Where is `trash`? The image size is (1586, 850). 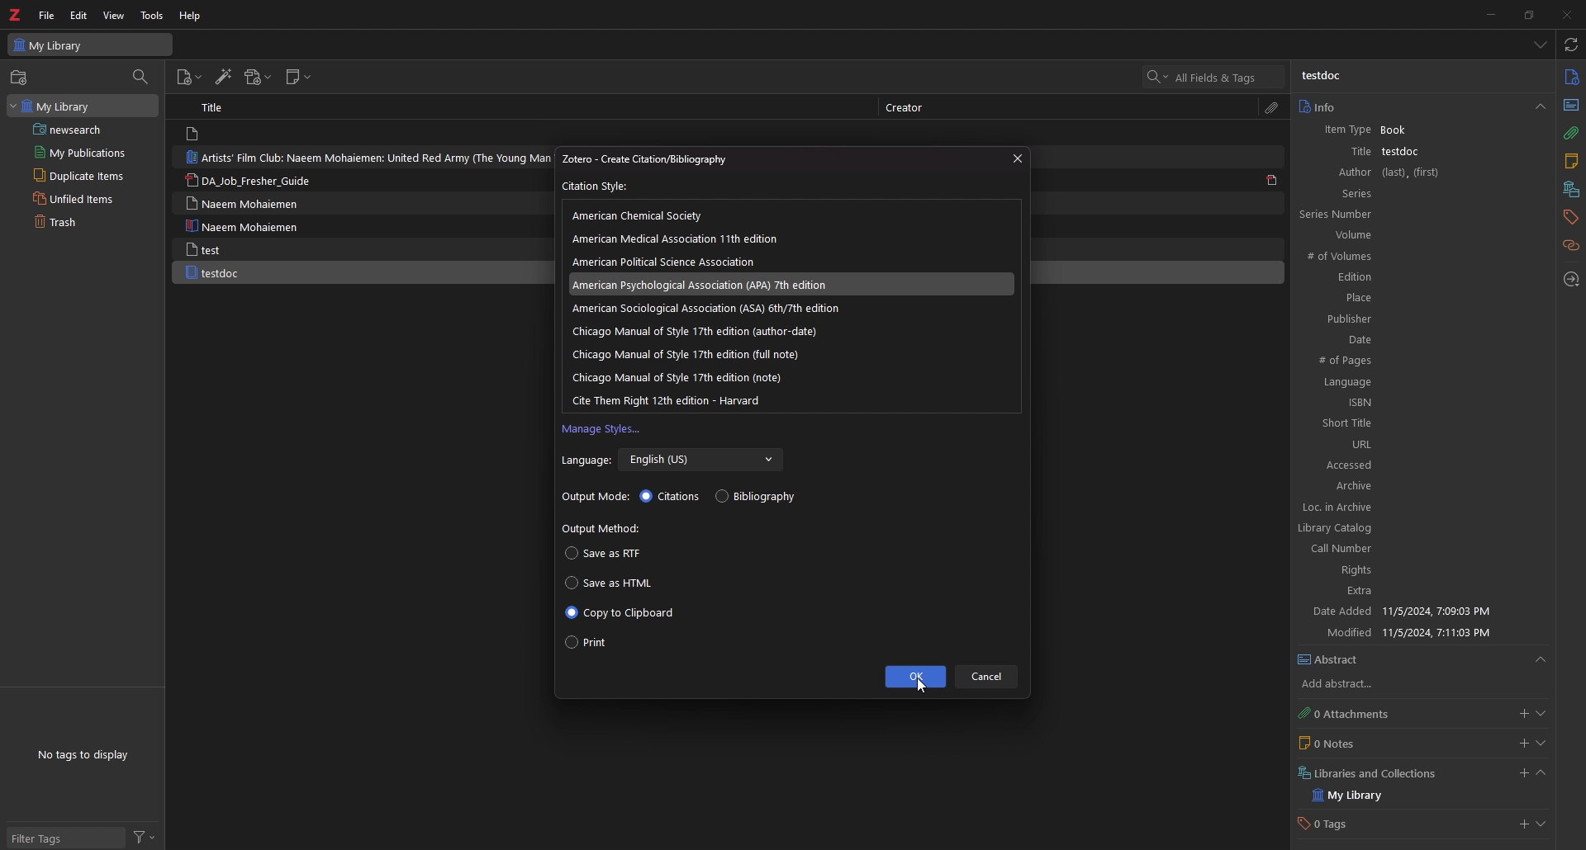
trash is located at coordinates (74, 223).